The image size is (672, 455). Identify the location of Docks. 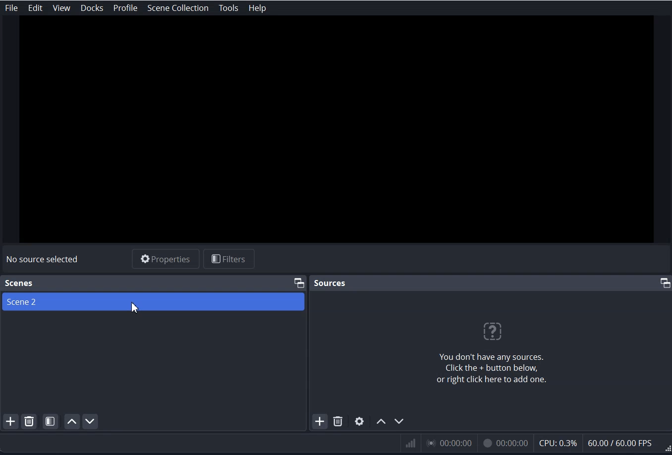
(93, 8).